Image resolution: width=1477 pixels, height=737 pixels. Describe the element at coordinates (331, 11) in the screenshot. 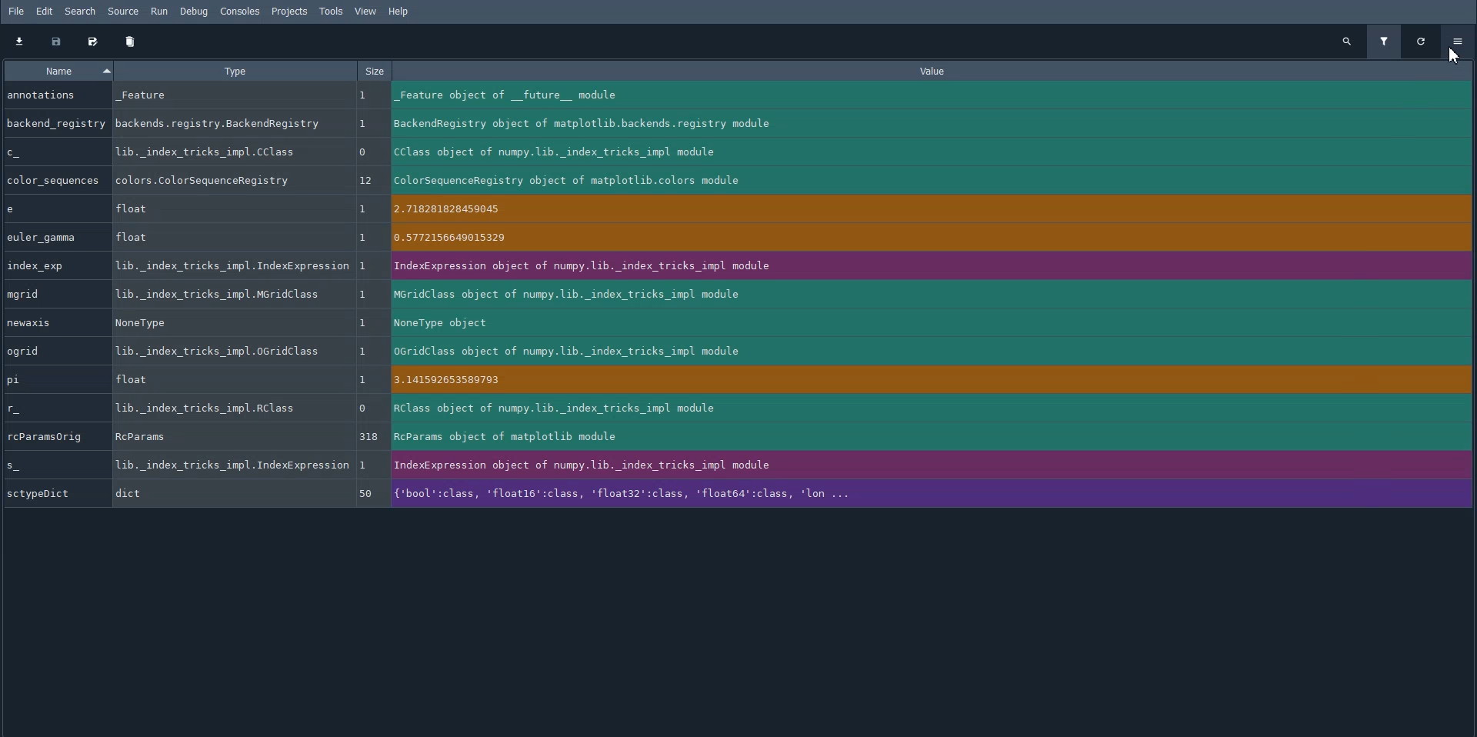

I see `Tools` at that location.